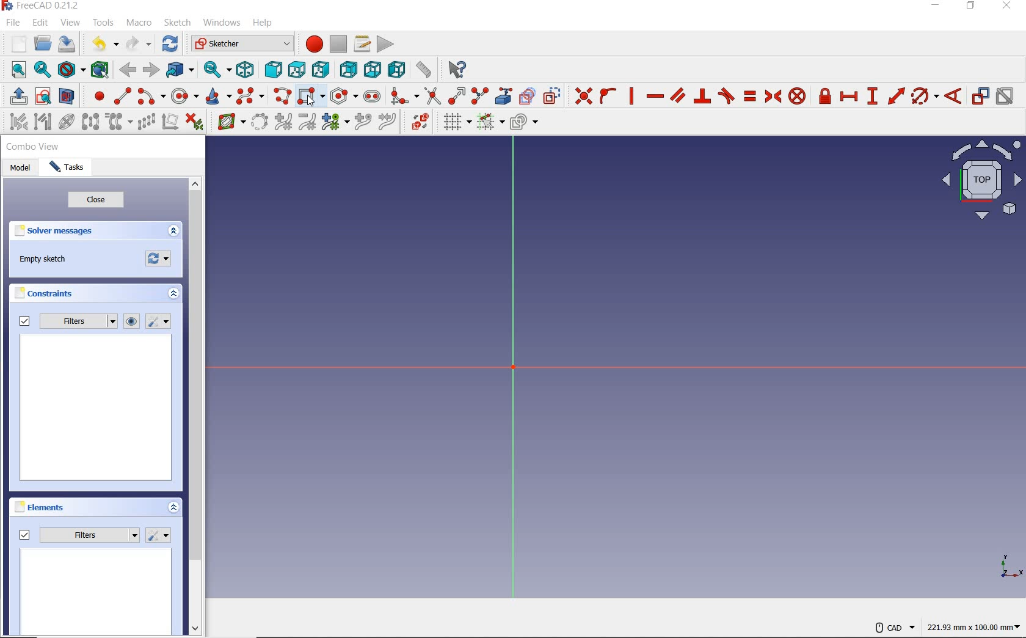 This screenshot has width=1026, height=638. Describe the element at coordinates (90, 122) in the screenshot. I see `symmetry` at that location.